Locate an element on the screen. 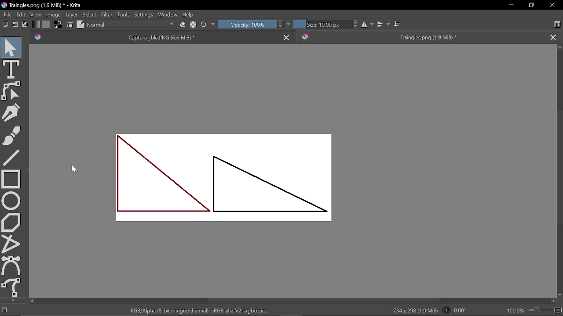 The height and width of the screenshot is (316, 563). Edit is located at coordinates (22, 14).